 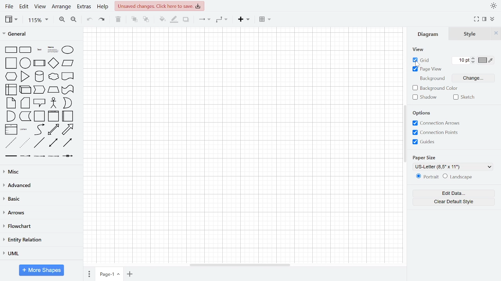 What do you see at coordinates (494, 6) in the screenshot?
I see `appearence` at bounding box center [494, 6].